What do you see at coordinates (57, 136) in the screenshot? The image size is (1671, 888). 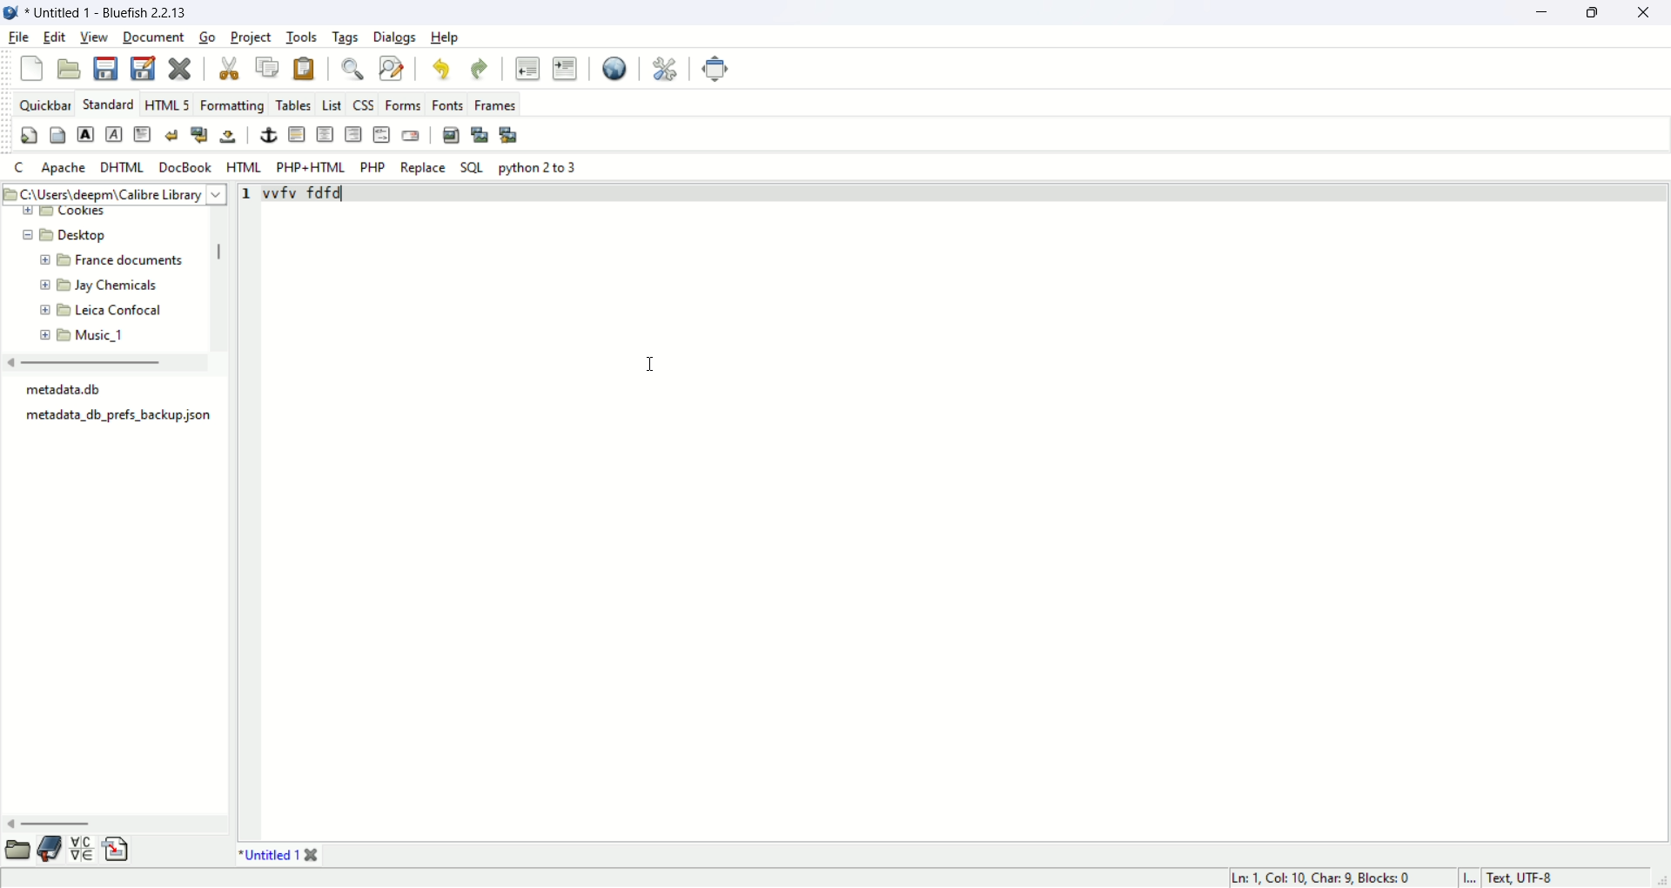 I see `body` at bounding box center [57, 136].